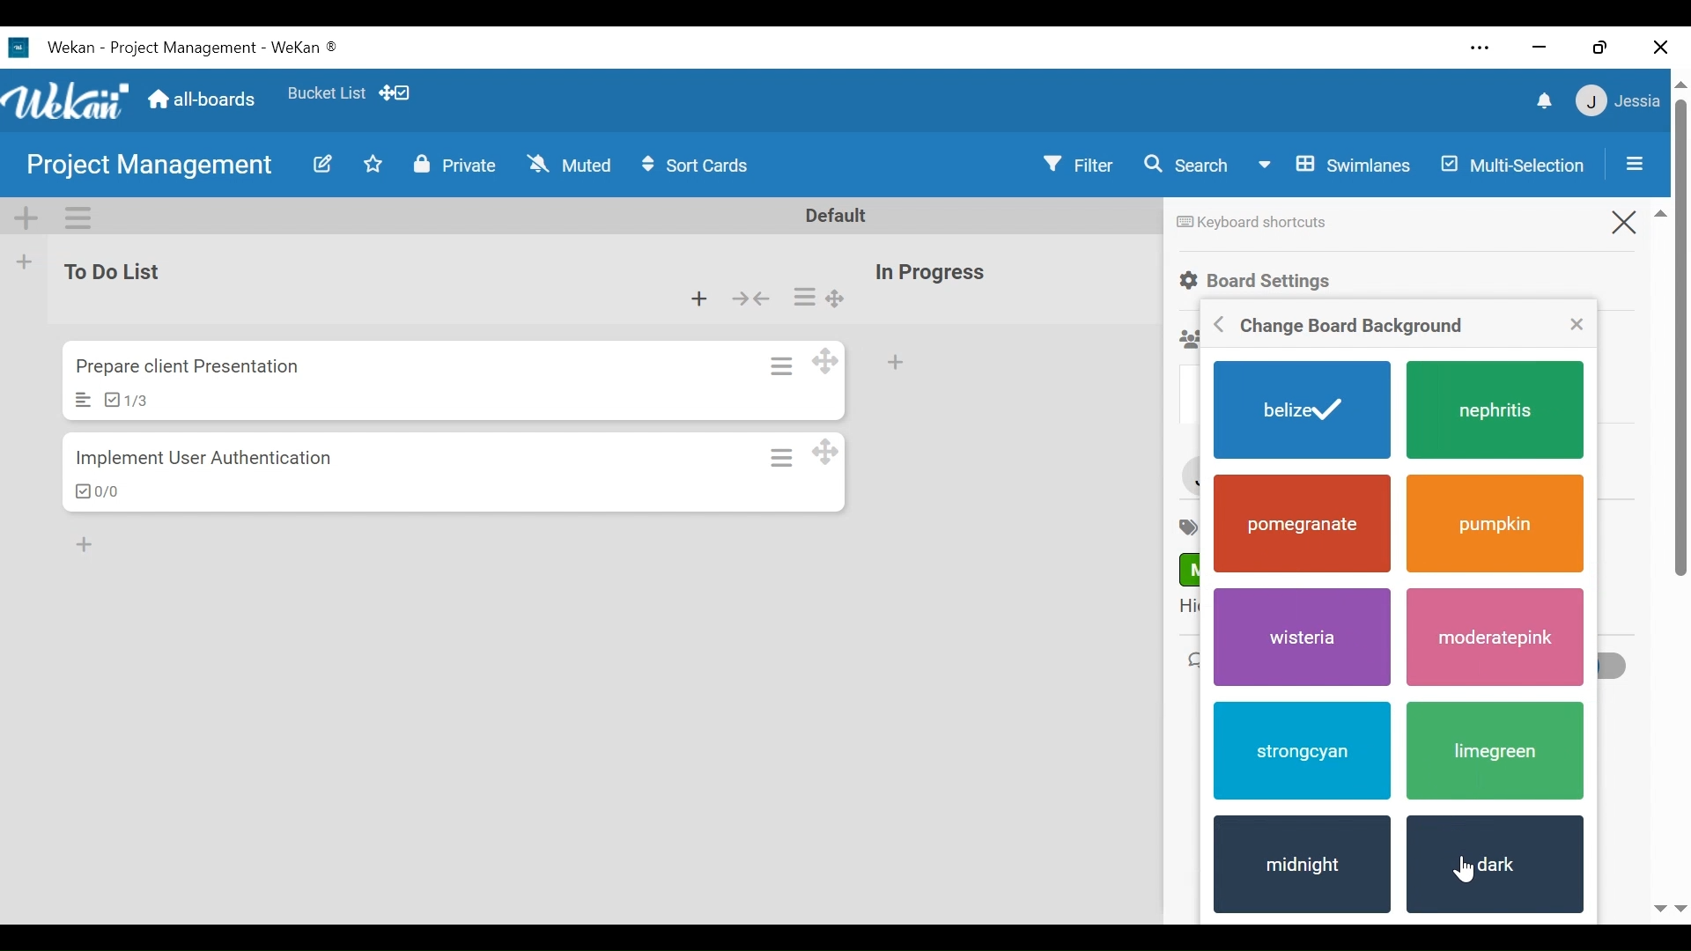 This screenshot has width=1691, height=951. What do you see at coordinates (400, 93) in the screenshot?
I see `Show Desktop drag handles` at bounding box center [400, 93].